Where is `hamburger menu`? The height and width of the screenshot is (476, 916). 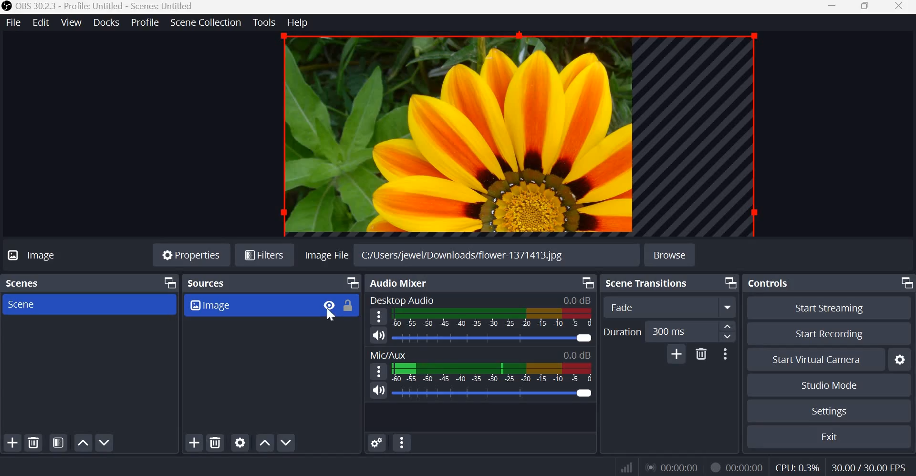
hamburger menu is located at coordinates (379, 317).